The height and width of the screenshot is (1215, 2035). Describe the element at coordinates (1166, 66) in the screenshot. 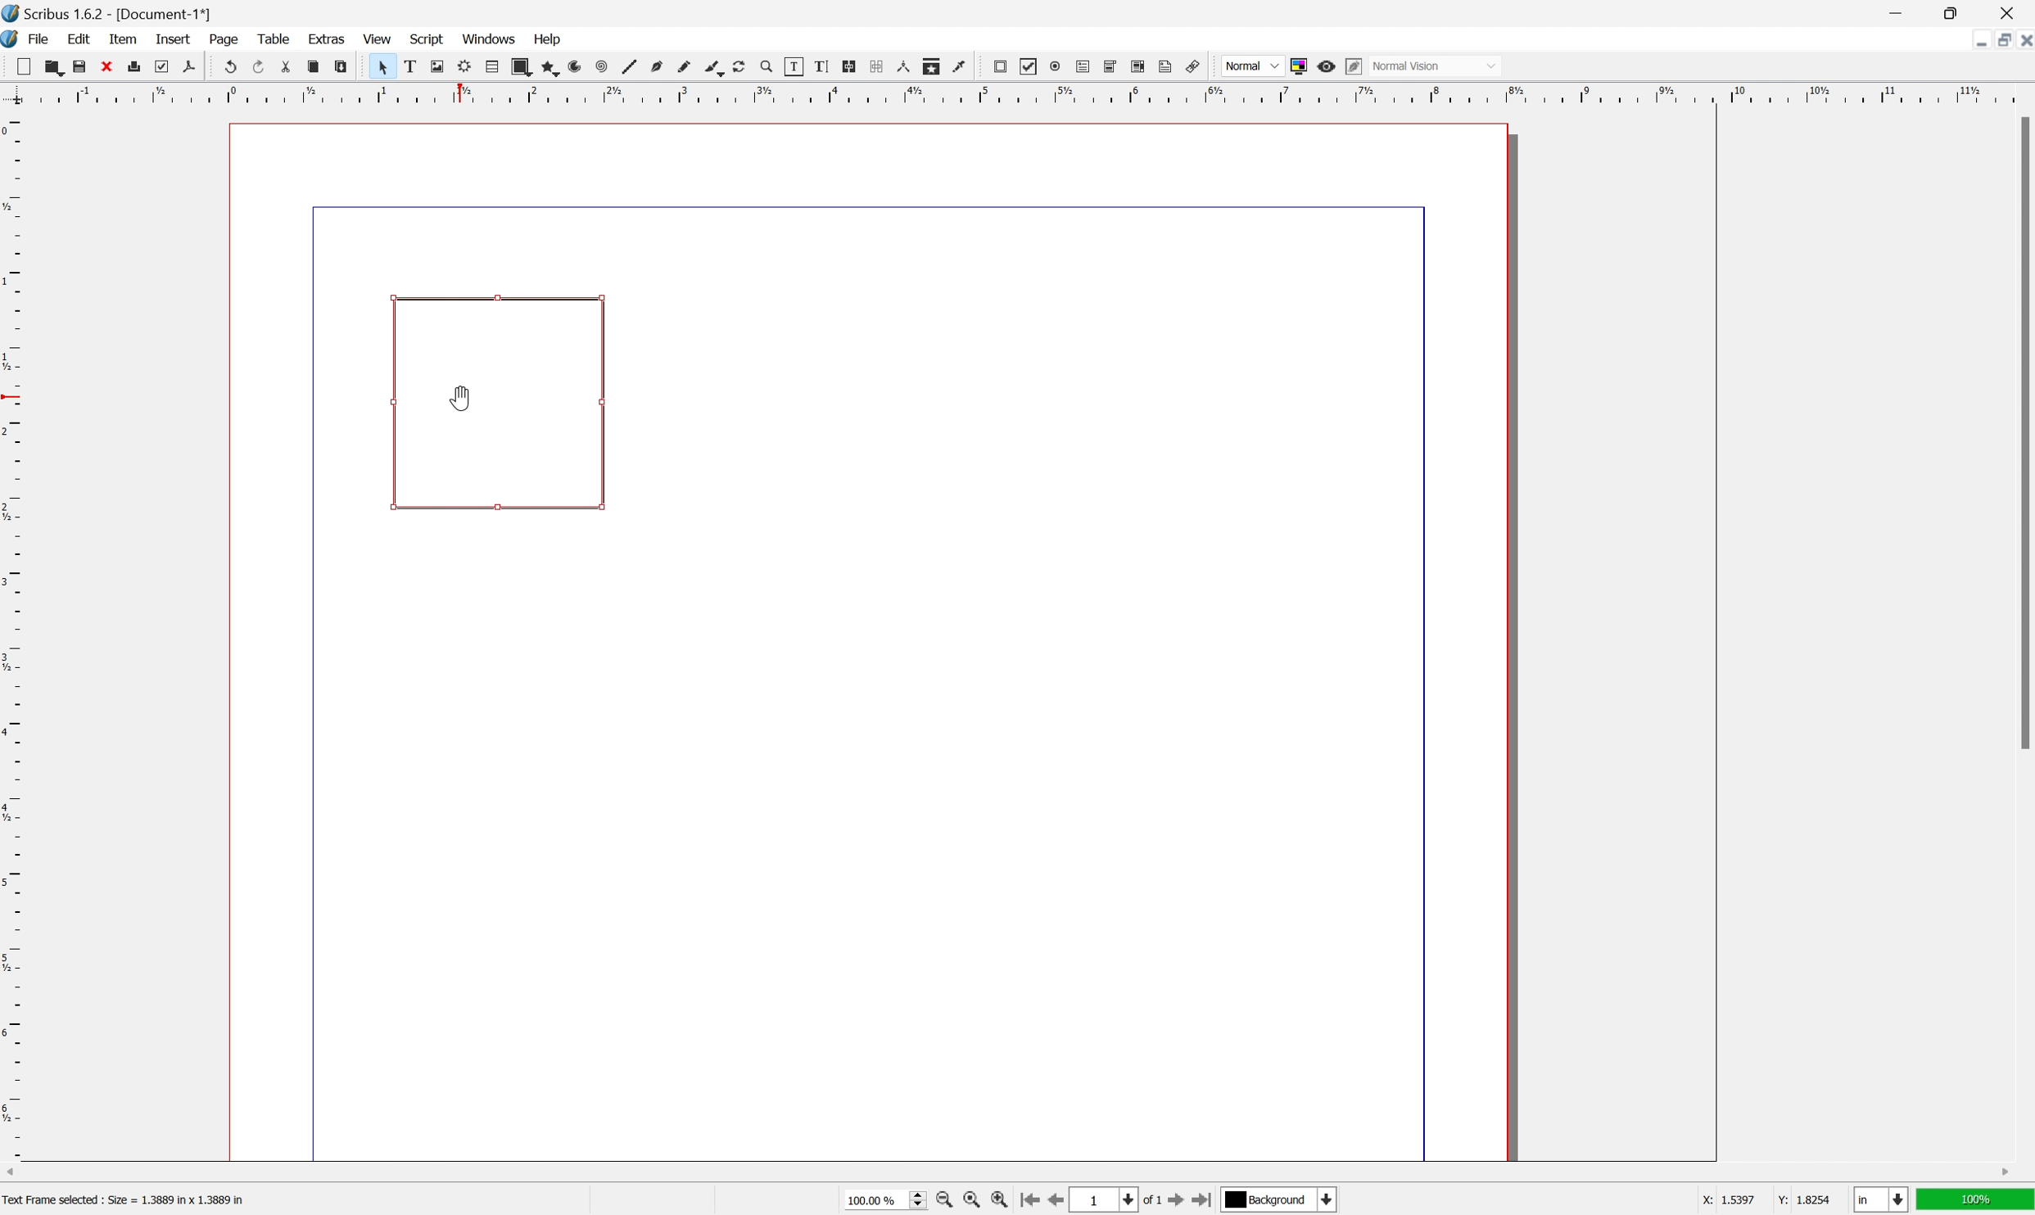

I see `text annotation` at that location.